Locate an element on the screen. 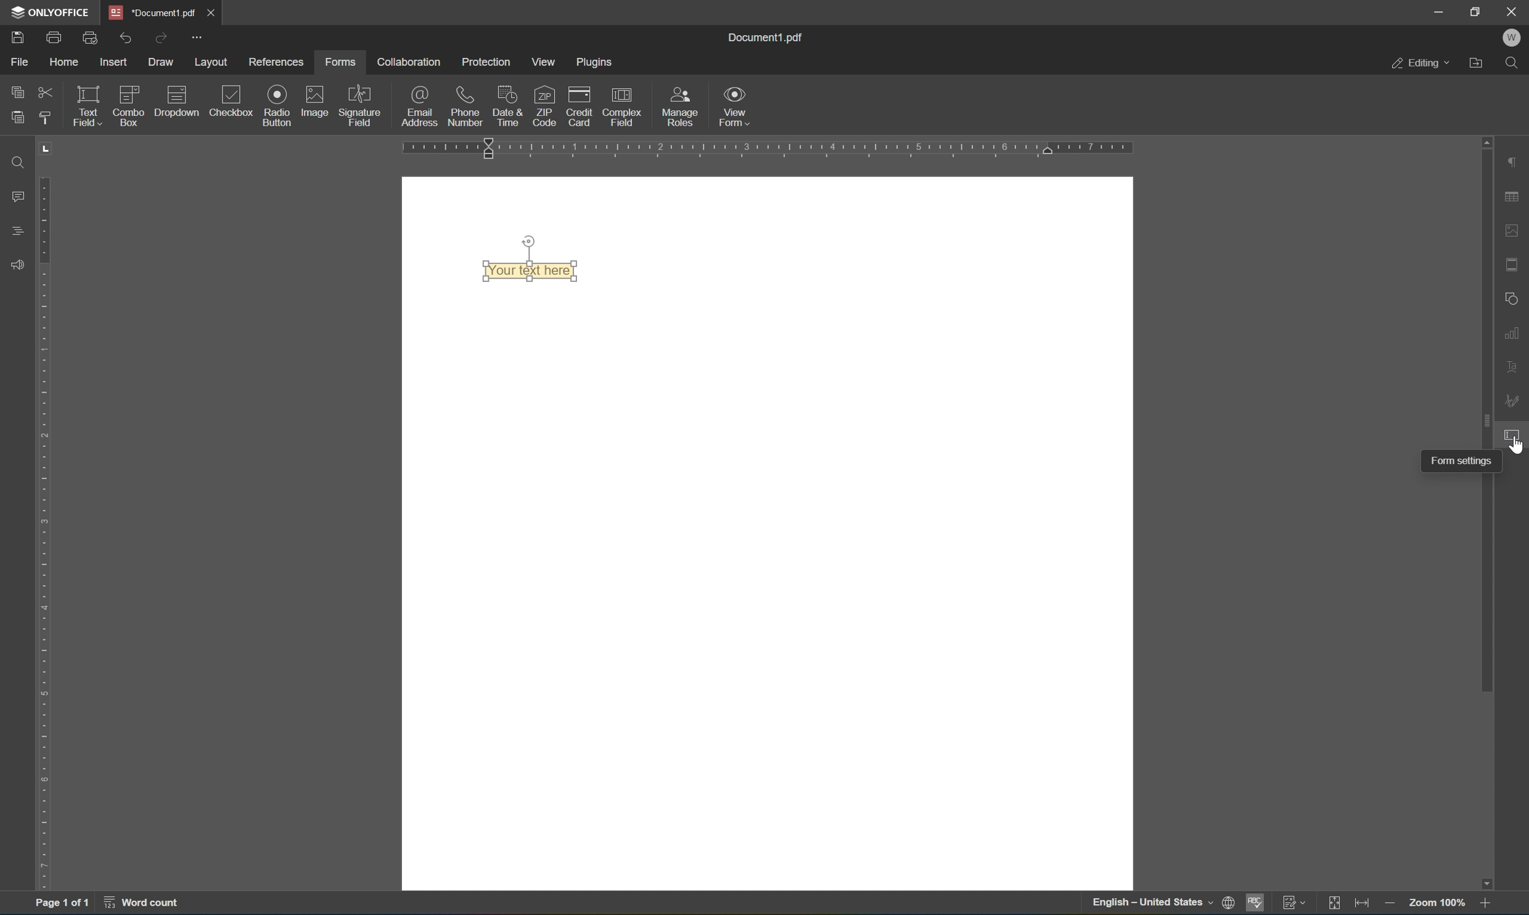 The height and width of the screenshot is (915, 1529). undo is located at coordinates (122, 38).